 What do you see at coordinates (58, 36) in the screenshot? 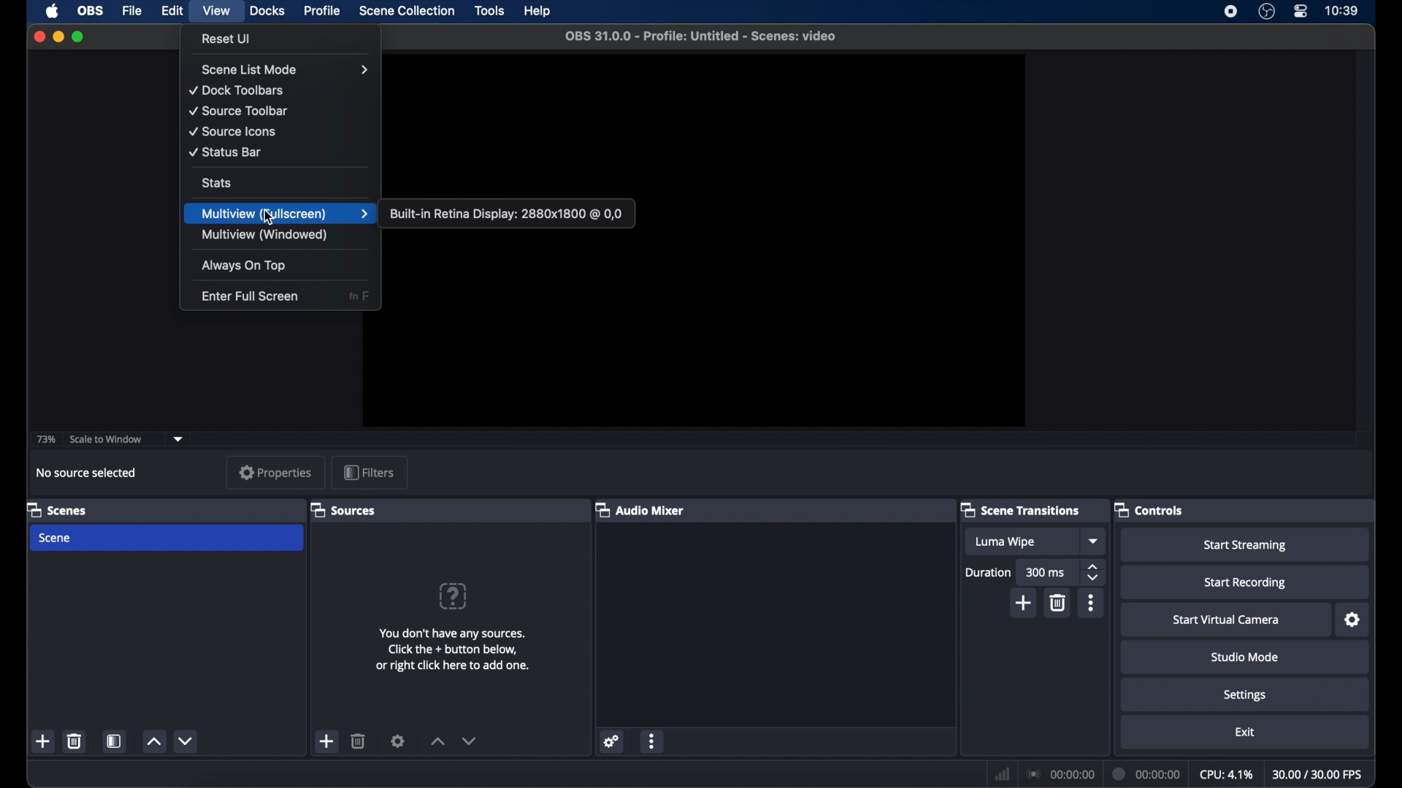
I see `minimize` at bounding box center [58, 36].